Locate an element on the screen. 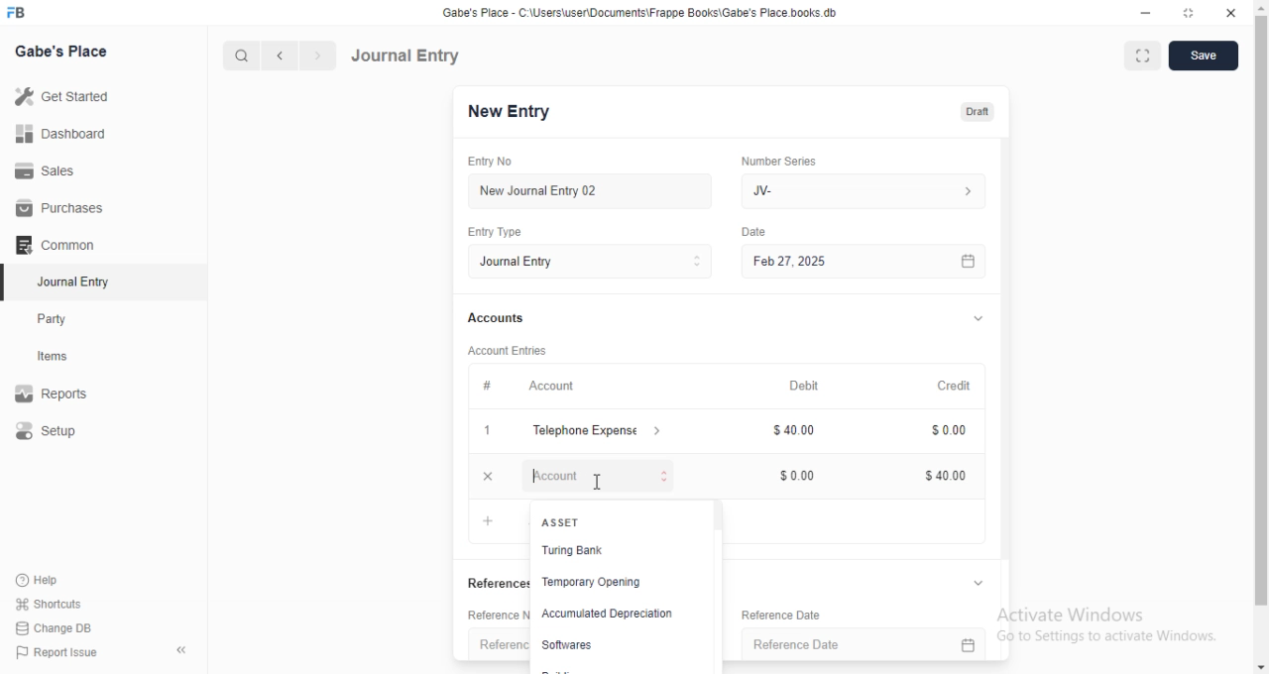  Search is located at coordinates (237, 56).